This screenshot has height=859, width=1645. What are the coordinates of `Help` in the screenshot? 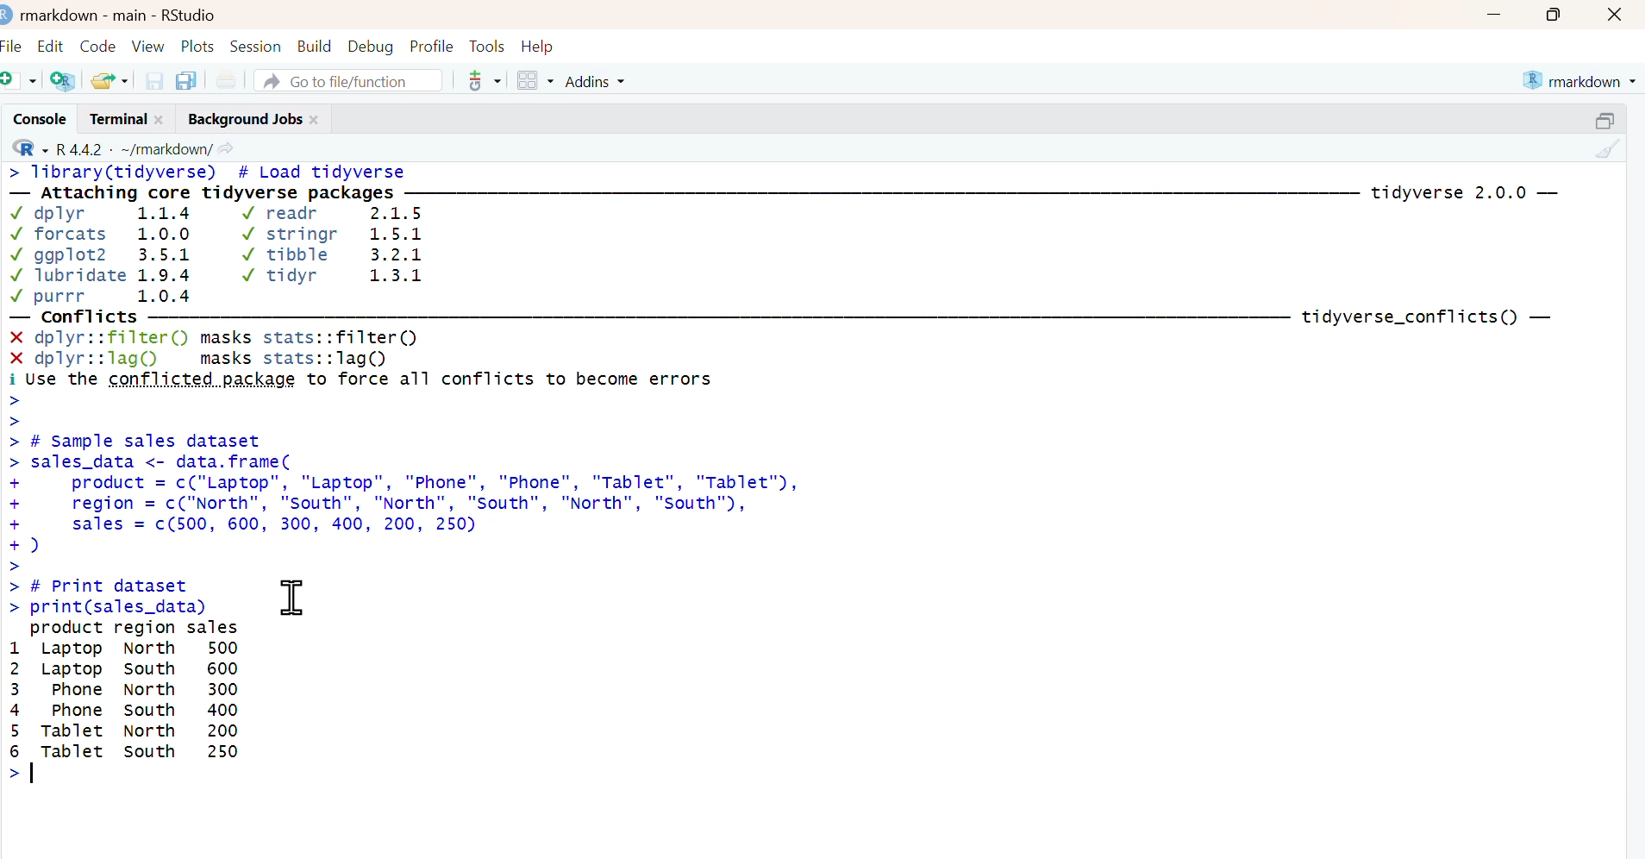 It's located at (543, 45).